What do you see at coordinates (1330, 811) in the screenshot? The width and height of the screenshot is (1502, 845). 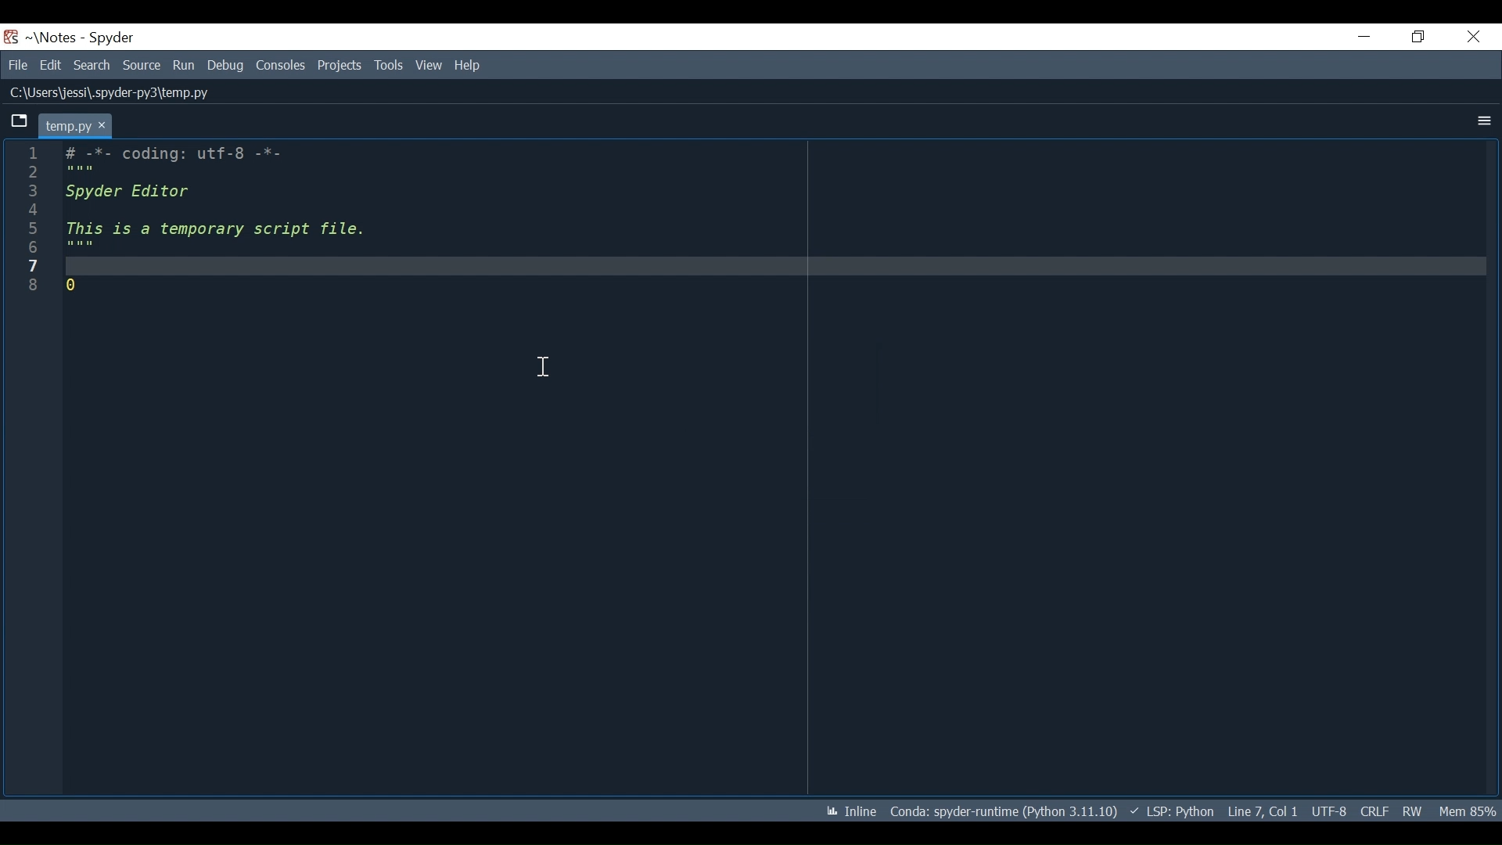 I see `UTF: 8` at bounding box center [1330, 811].